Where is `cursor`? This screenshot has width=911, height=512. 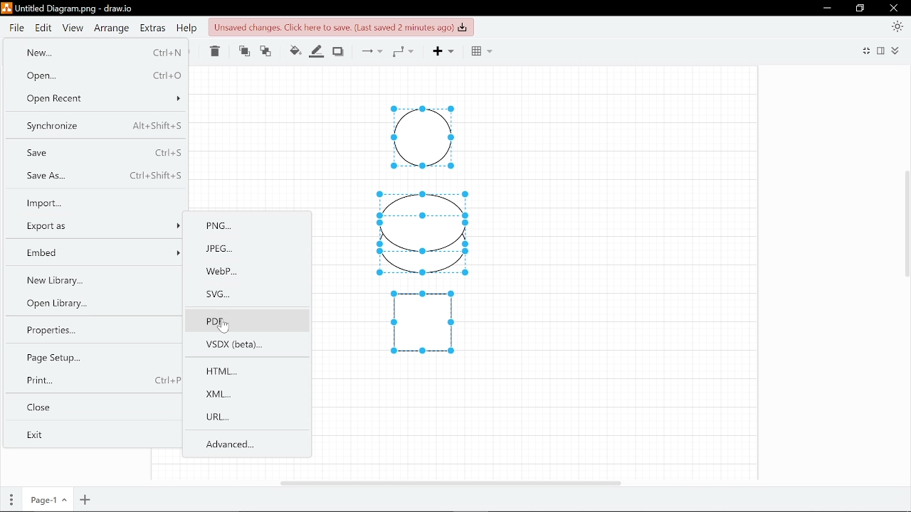 cursor is located at coordinates (223, 329).